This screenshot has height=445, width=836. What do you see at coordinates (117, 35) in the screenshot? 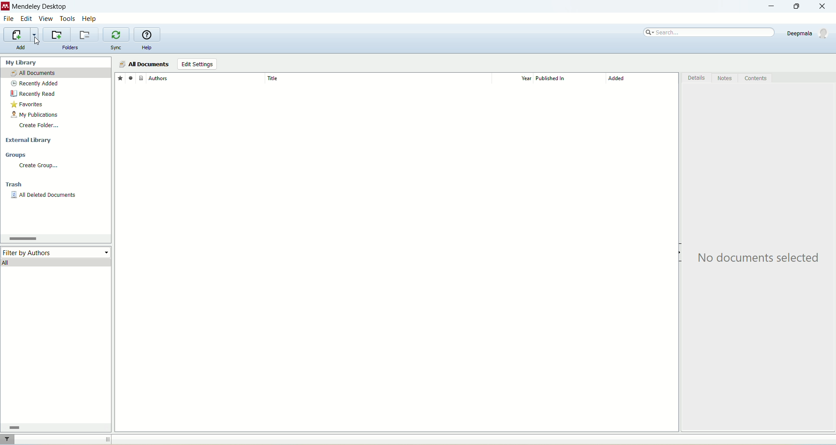
I see `synchronize library with mendeley web` at bounding box center [117, 35].